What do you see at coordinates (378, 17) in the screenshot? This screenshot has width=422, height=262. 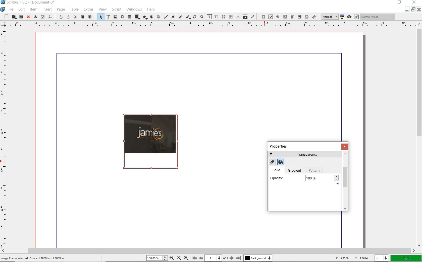 I see `visual appearance of display` at bounding box center [378, 17].